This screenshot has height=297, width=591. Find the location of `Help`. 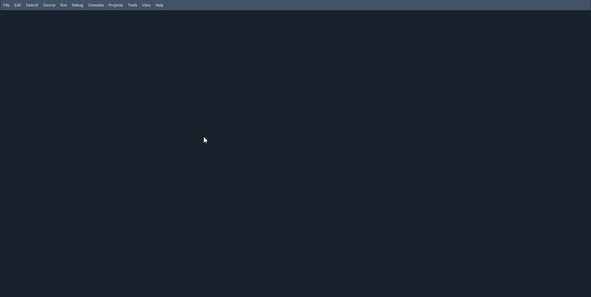

Help is located at coordinates (160, 6).